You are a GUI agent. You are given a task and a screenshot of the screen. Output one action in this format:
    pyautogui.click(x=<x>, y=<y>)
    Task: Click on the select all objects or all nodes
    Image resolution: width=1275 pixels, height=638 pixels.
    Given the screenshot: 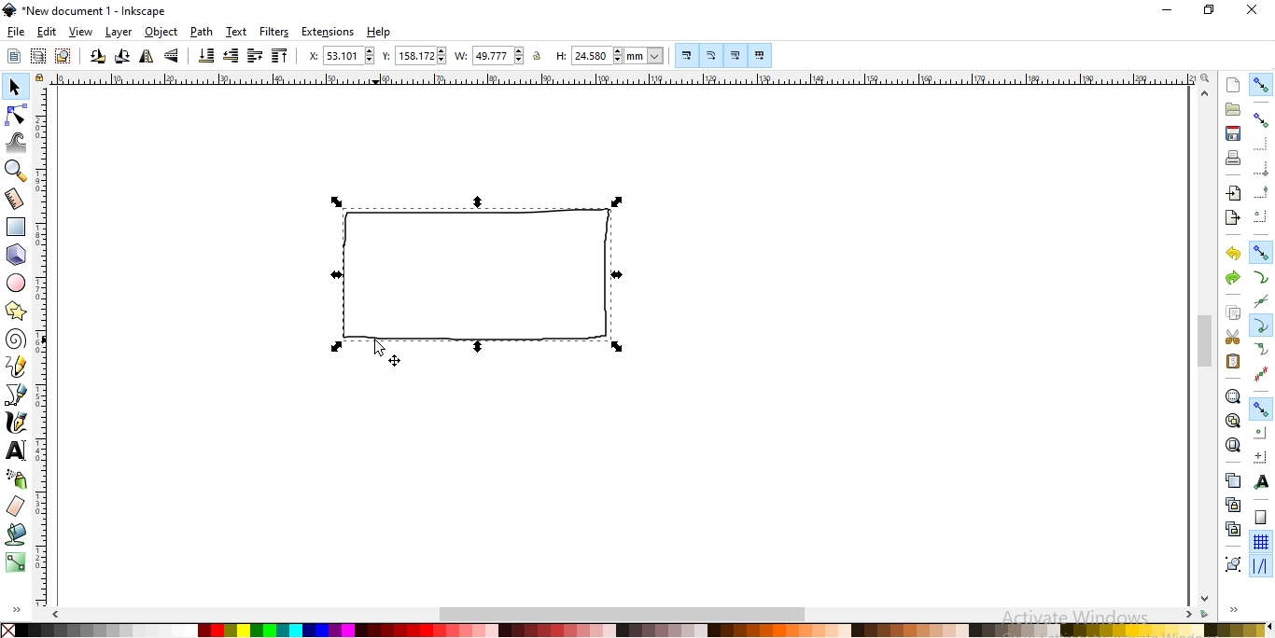 What is the action you would take?
    pyautogui.click(x=13, y=58)
    